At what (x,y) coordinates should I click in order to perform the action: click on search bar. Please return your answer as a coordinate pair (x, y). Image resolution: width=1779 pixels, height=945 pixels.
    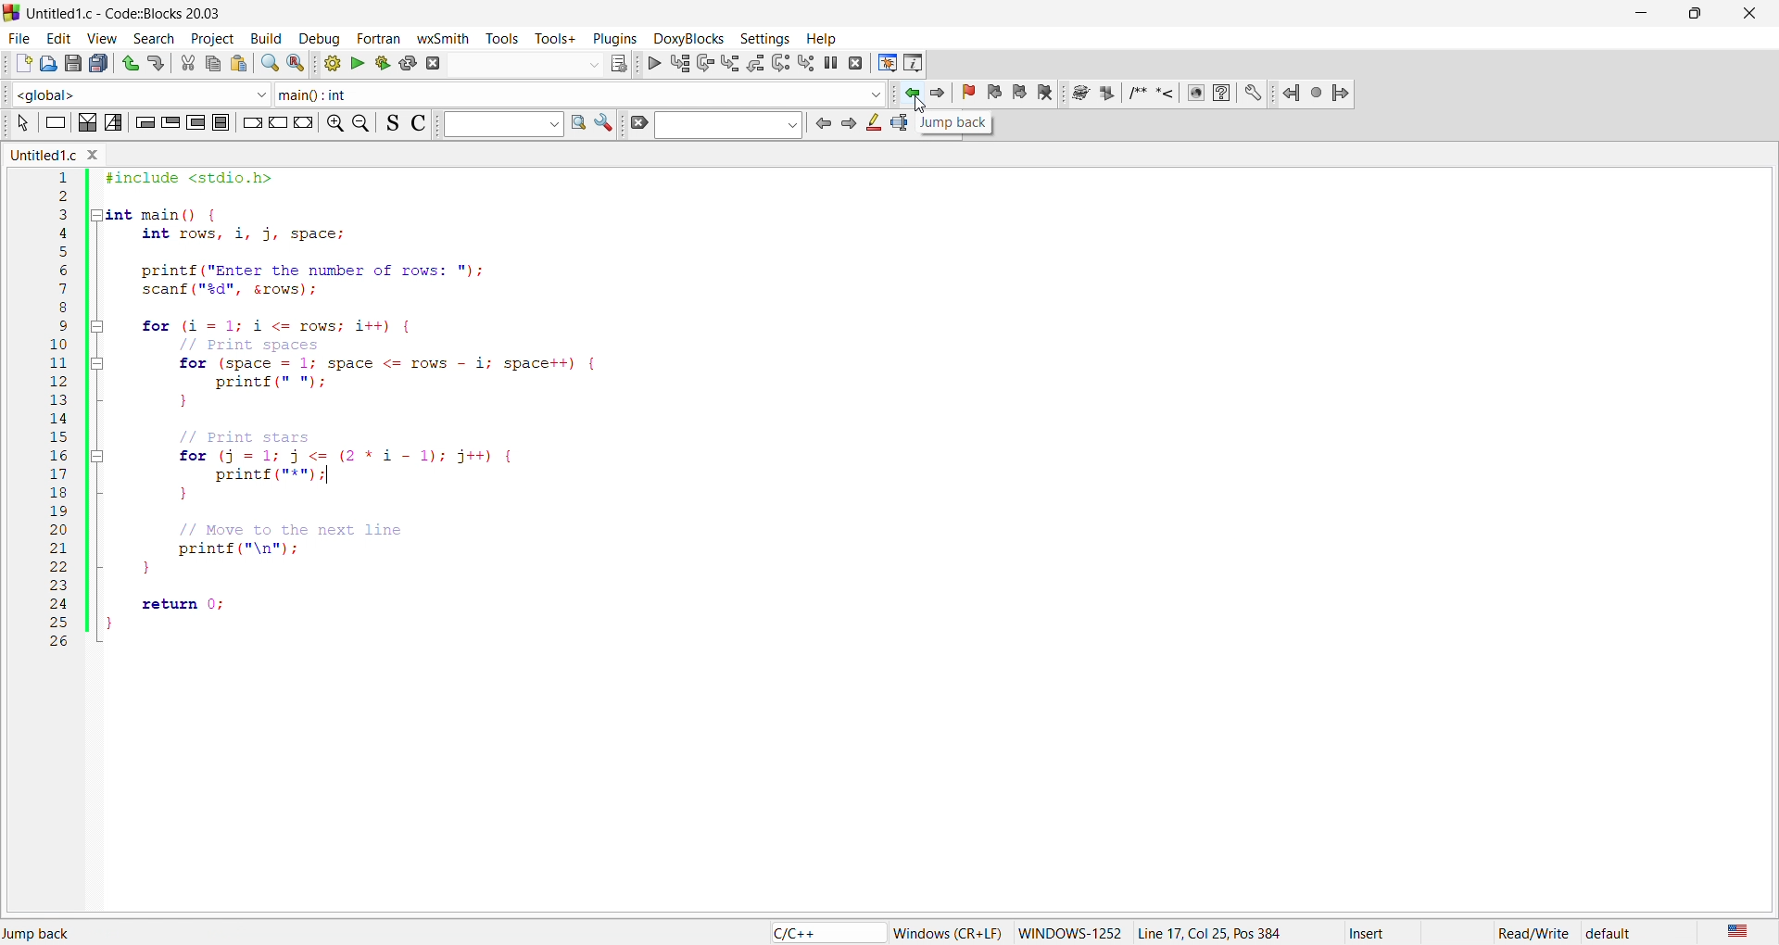
    Looking at the image, I should click on (531, 64).